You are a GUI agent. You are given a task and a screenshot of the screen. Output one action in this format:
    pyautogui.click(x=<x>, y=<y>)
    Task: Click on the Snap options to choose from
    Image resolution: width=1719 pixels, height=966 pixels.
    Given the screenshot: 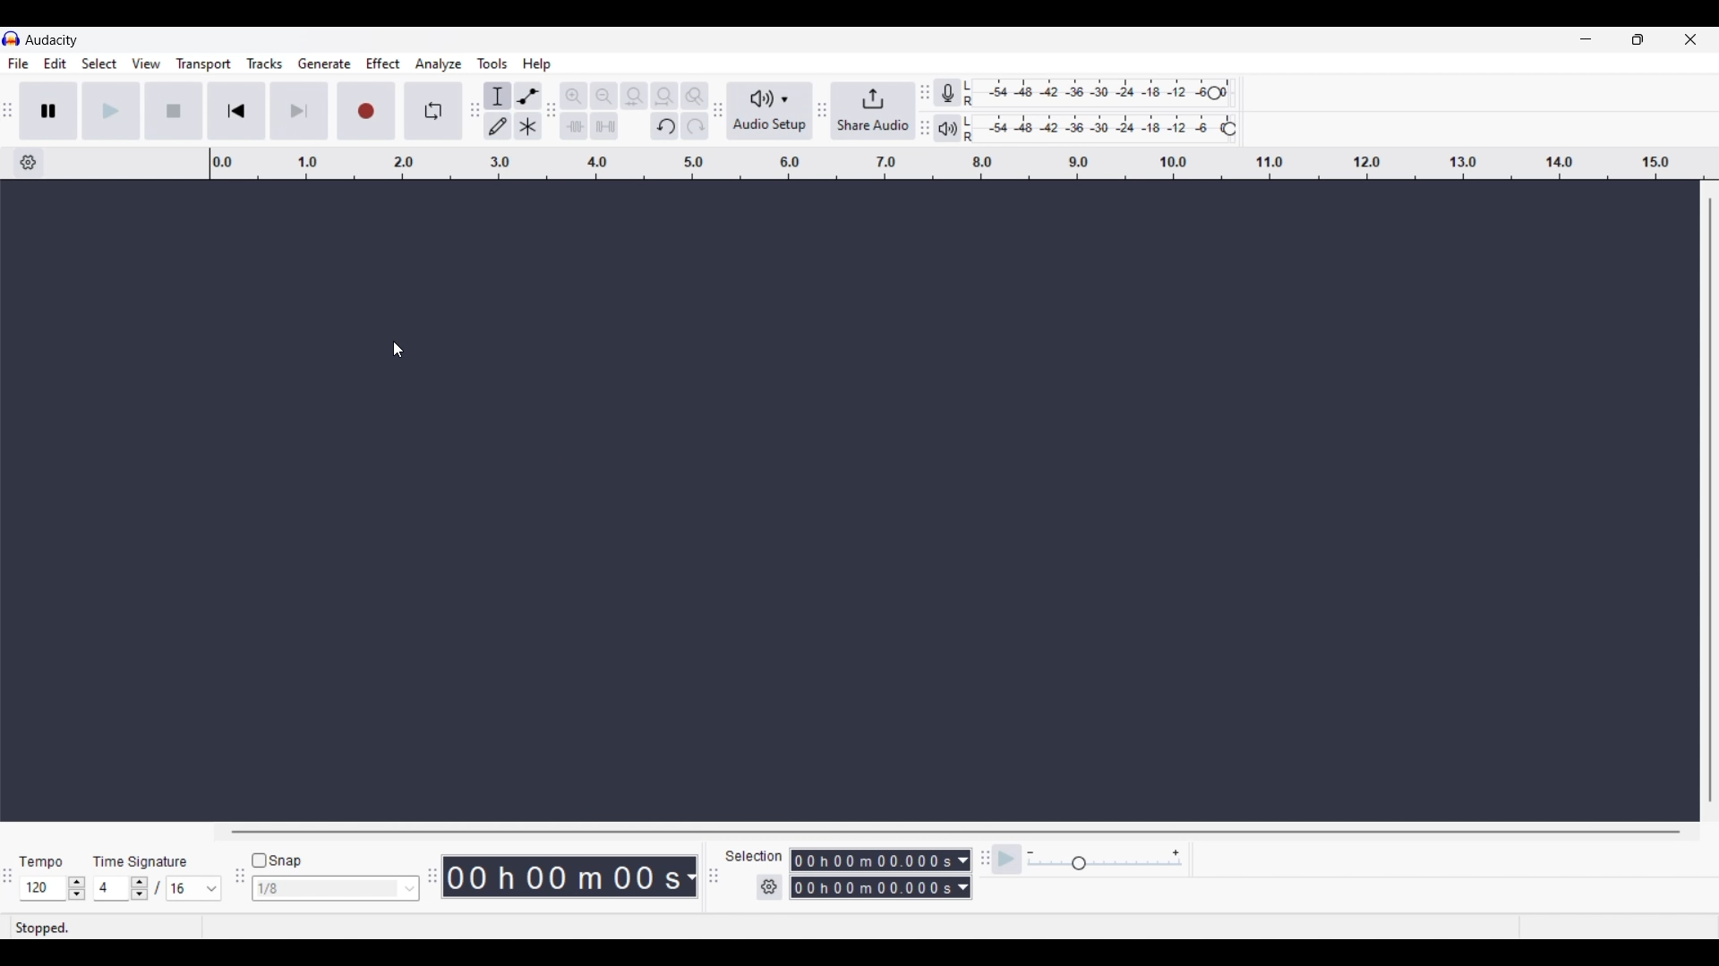 What is the action you would take?
    pyautogui.click(x=411, y=889)
    